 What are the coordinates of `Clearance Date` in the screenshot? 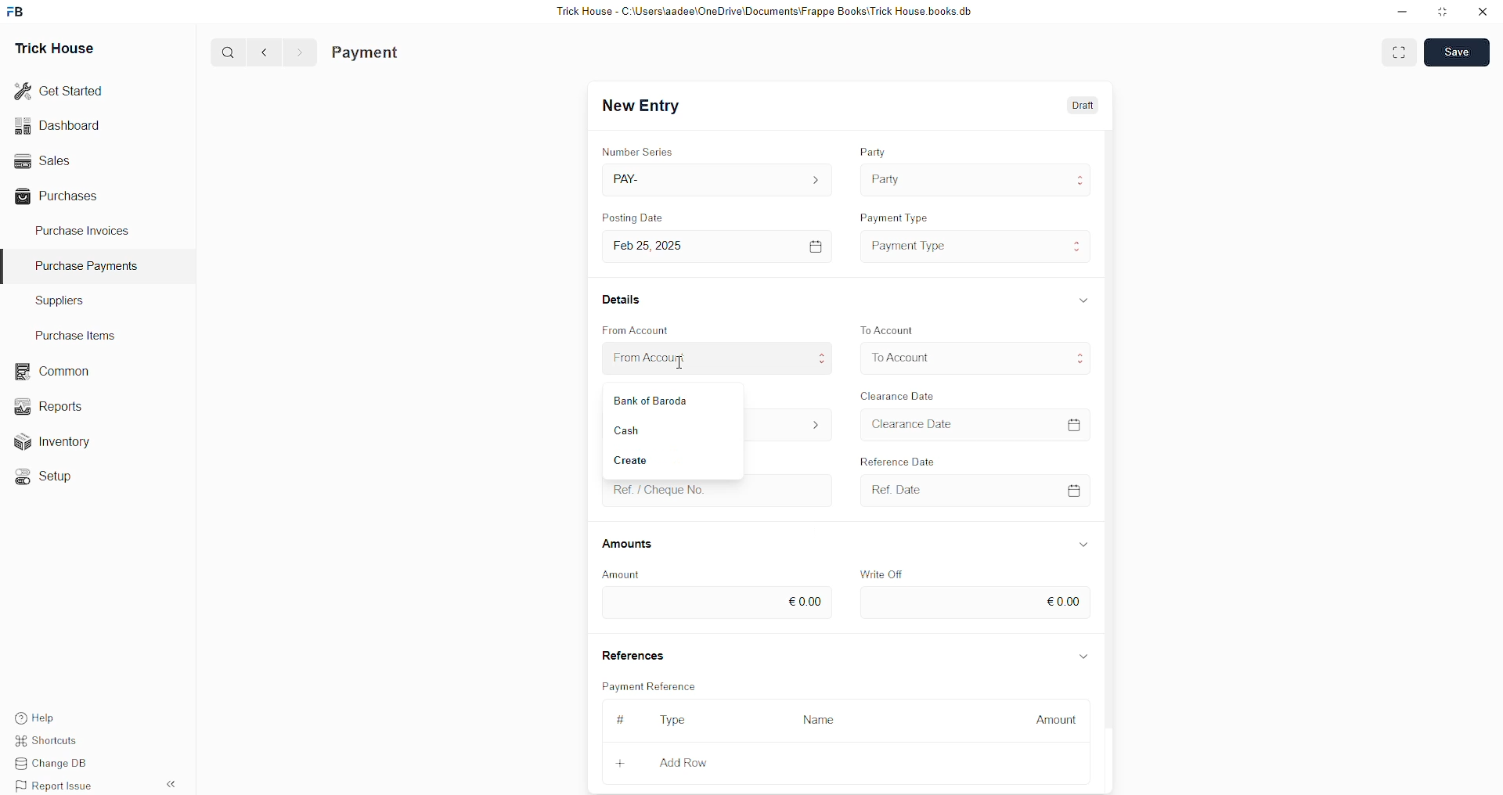 It's located at (901, 394).